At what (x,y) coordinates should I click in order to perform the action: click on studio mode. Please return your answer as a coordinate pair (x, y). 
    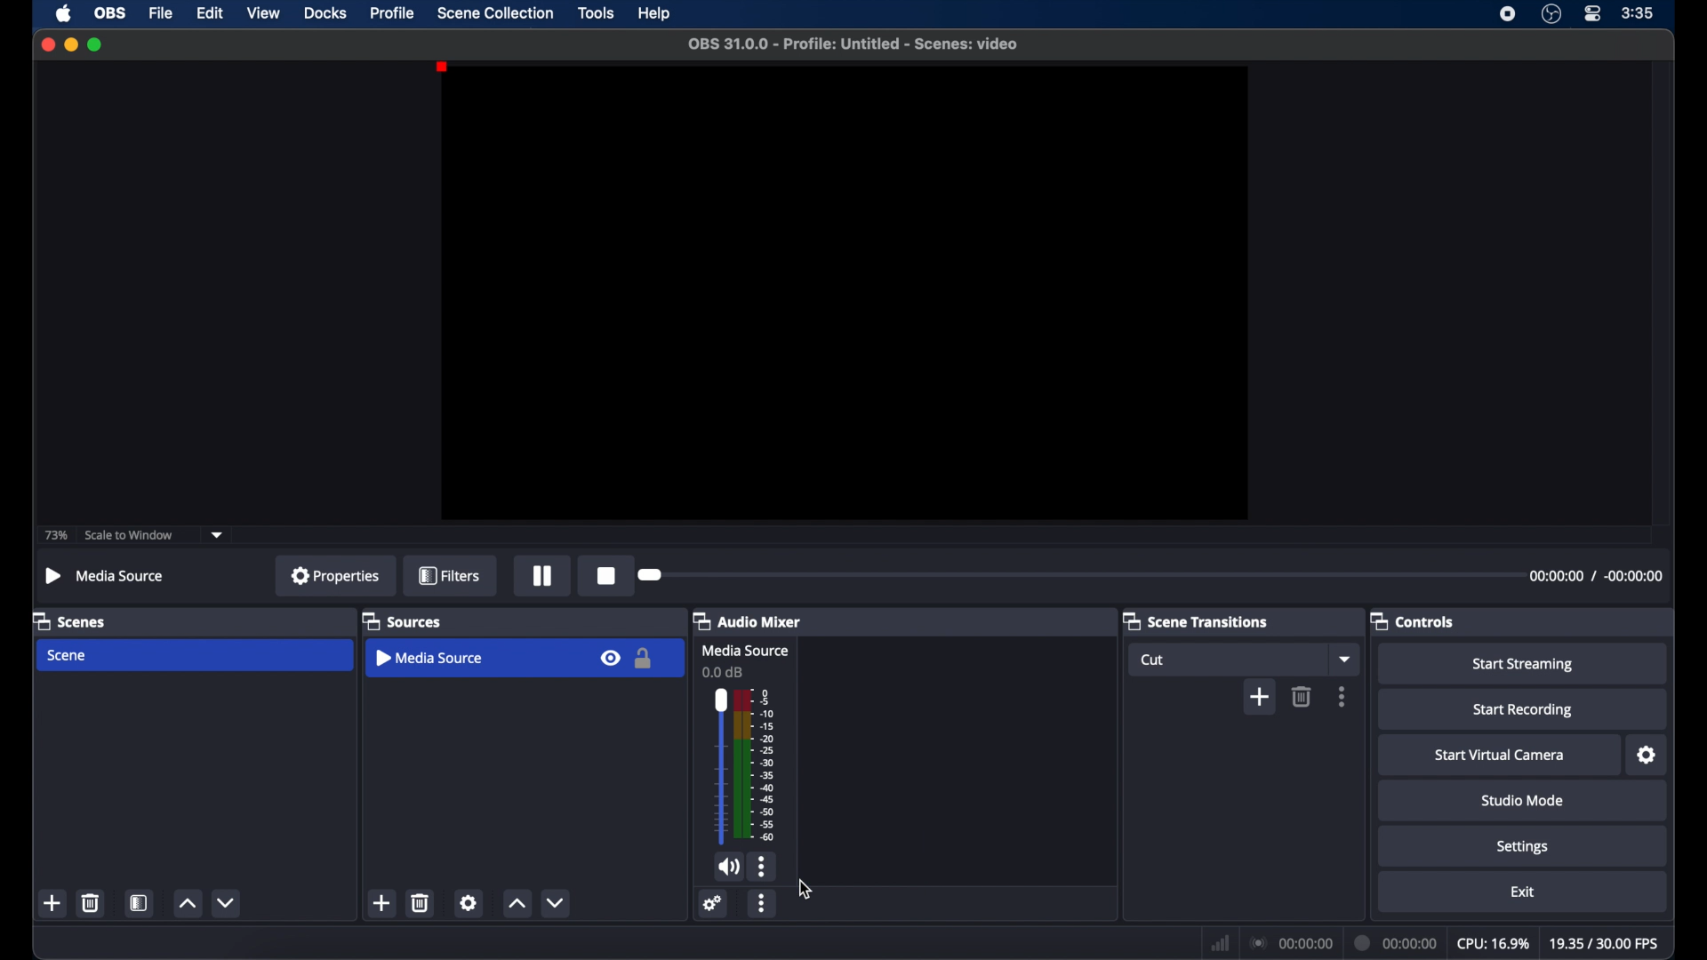
    Looking at the image, I should click on (1524, 800).